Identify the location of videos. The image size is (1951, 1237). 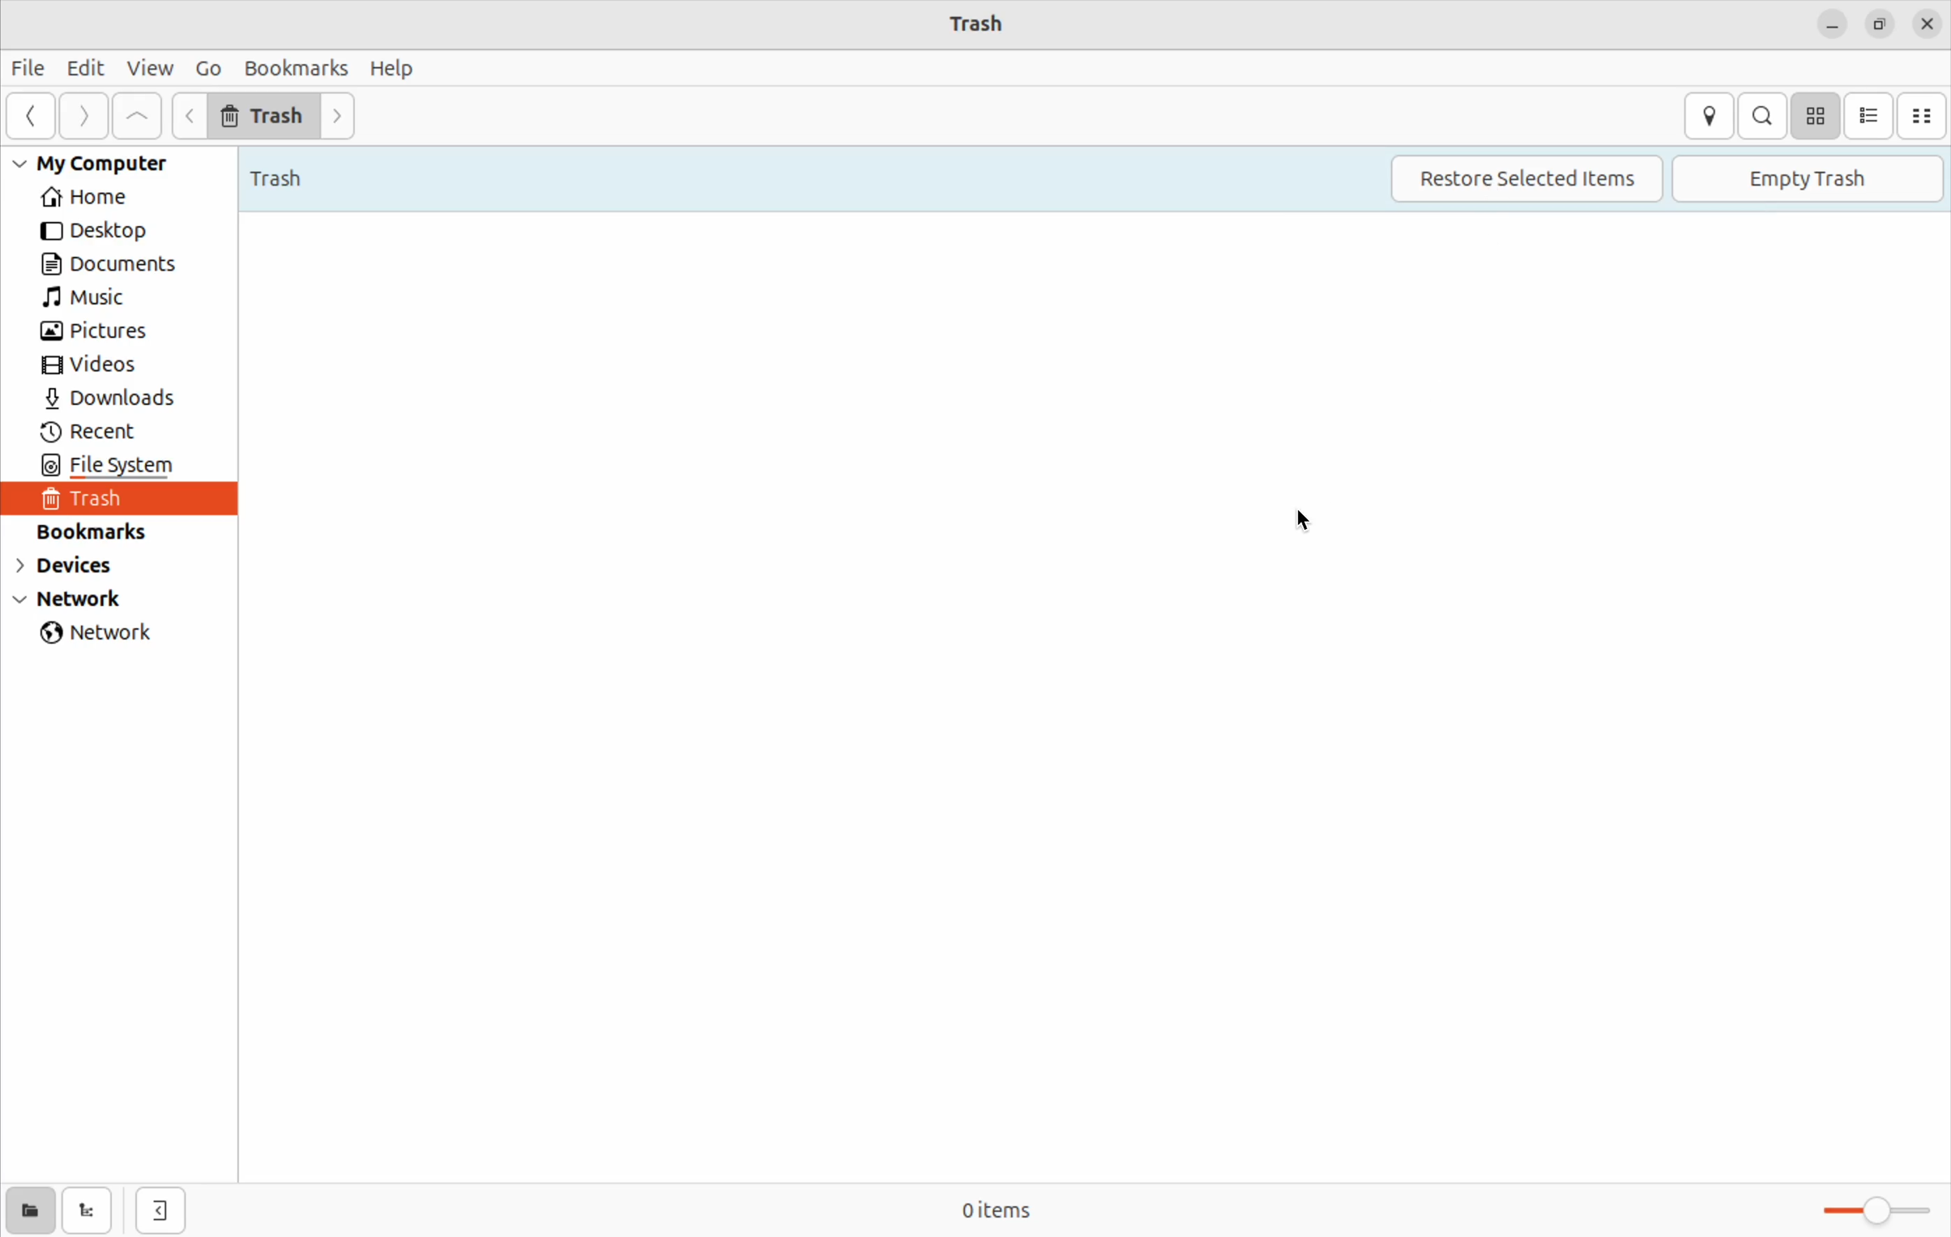
(103, 365).